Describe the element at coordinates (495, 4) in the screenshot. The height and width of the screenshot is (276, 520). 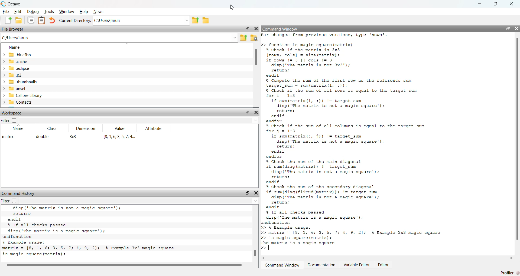
I see `maximize` at that location.